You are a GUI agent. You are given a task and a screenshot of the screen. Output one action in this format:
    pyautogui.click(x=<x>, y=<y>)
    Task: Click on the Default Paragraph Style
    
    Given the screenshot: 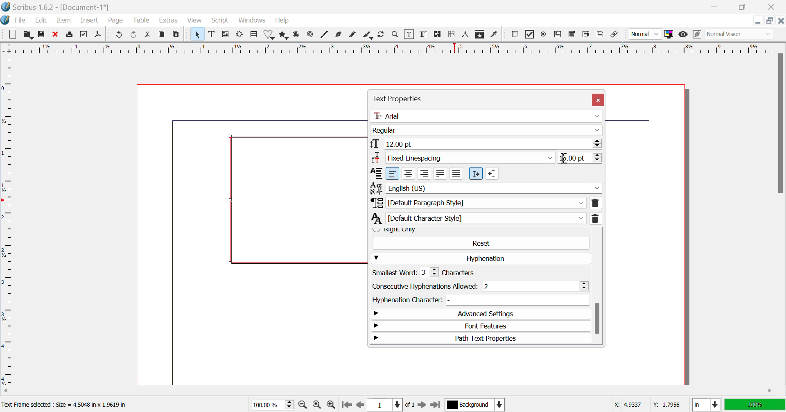 What is the action you would take?
    pyautogui.click(x=486, y=203)
    